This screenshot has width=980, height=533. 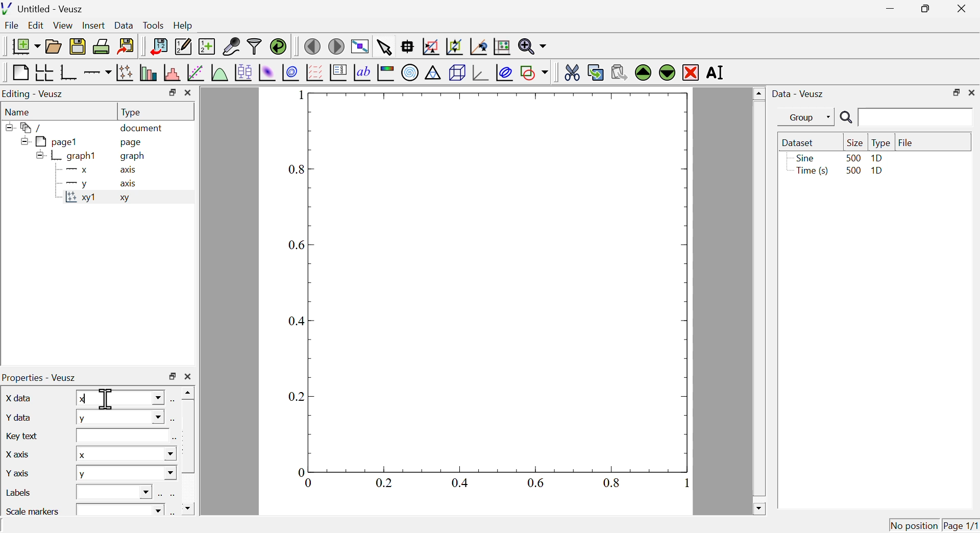 I want to click on maximize, so click(x=172, y=377).